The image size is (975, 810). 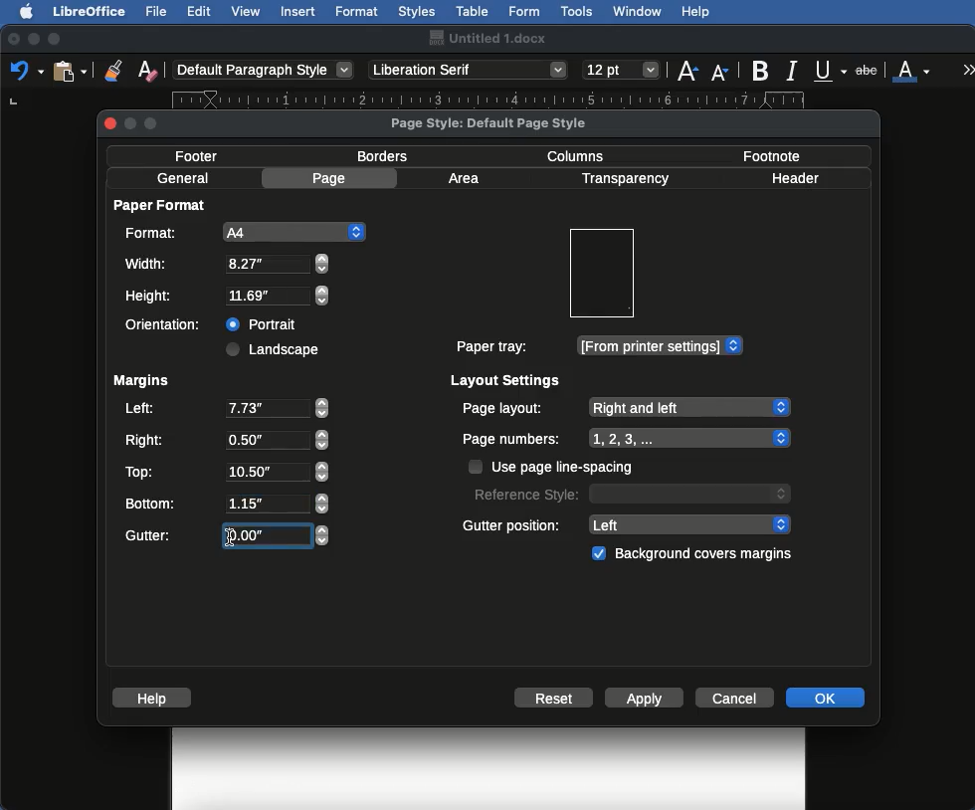 I want to click on OK, so click(x=825, y=697).